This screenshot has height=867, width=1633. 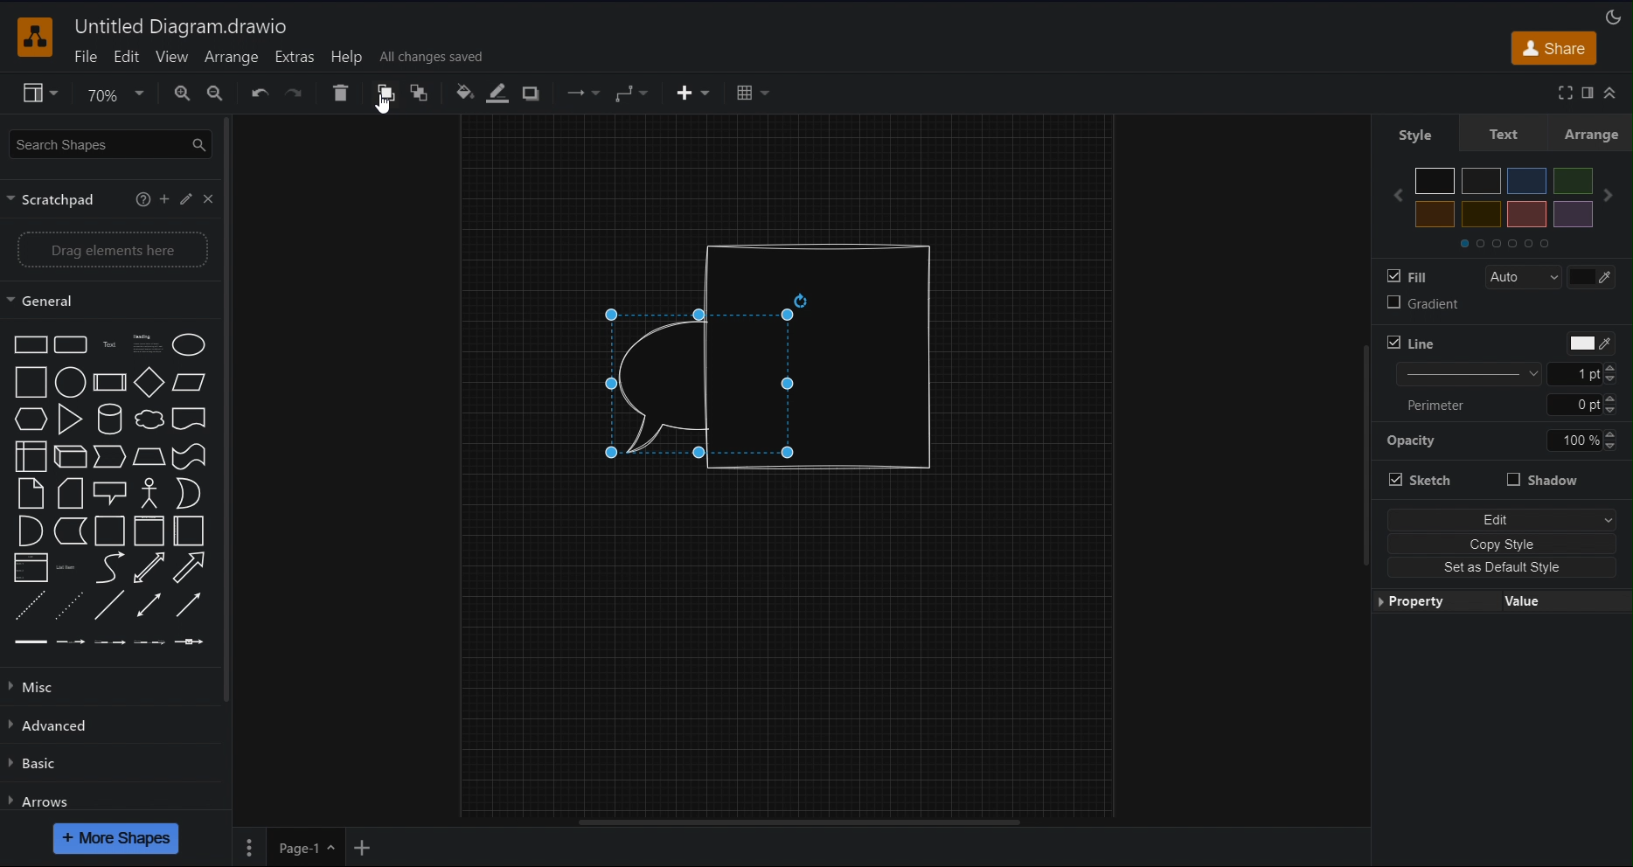 I want to click on Stretch, so click(x=1419, y=480).